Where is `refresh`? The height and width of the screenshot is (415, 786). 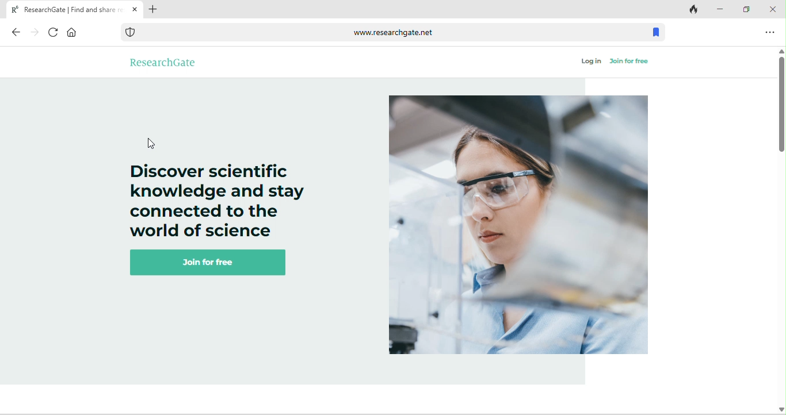
refresh is located at coordinates (50, 32).